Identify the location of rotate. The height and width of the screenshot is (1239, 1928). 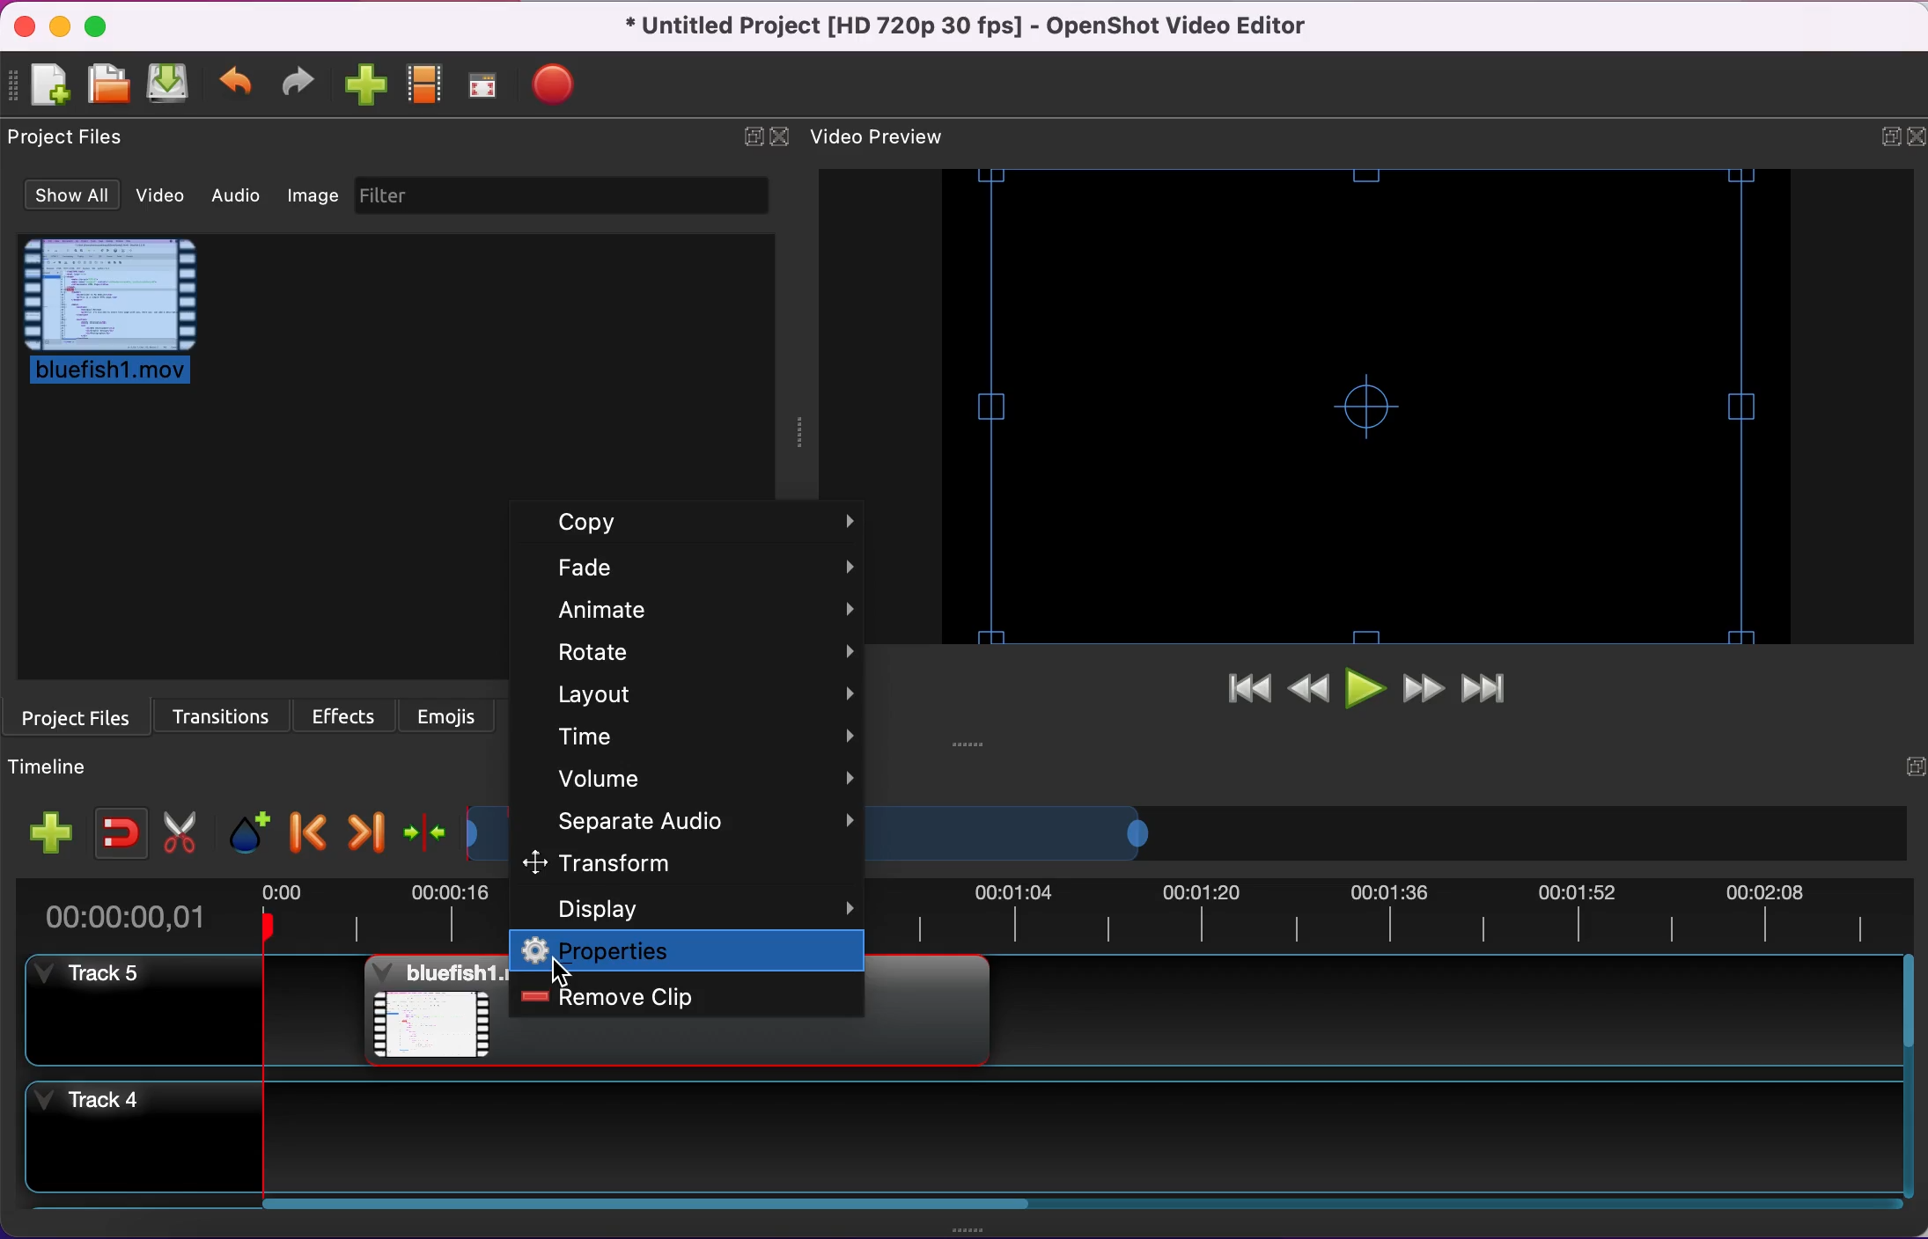
(703, 652).